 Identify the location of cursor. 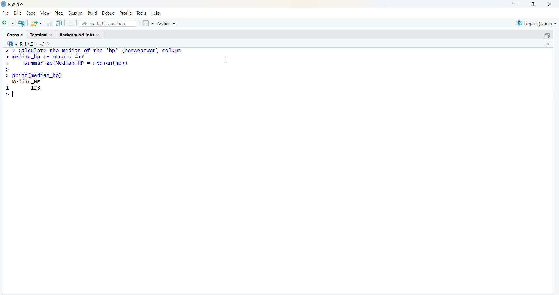
(225, 60).